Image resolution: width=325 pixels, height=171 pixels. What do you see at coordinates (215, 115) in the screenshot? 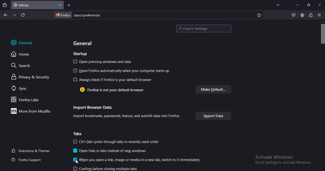
I see `import data` at bounding box center [215, 115].